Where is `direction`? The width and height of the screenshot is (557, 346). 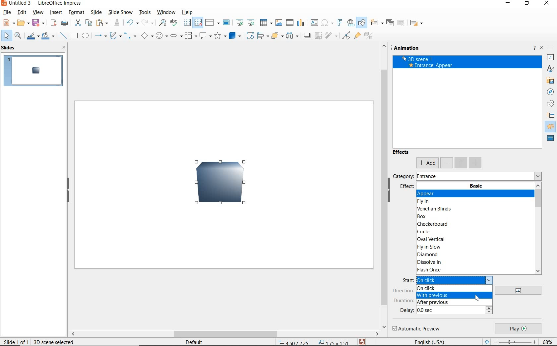
direction is located at coordinates (403, 291).